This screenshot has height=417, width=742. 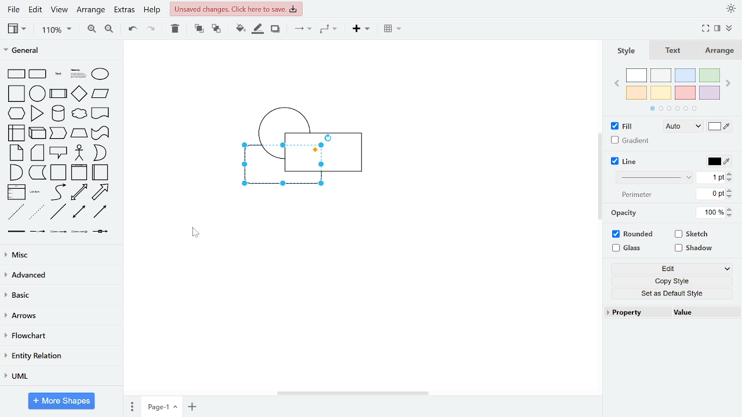 I want to click on red, so click(x=685, y=93).